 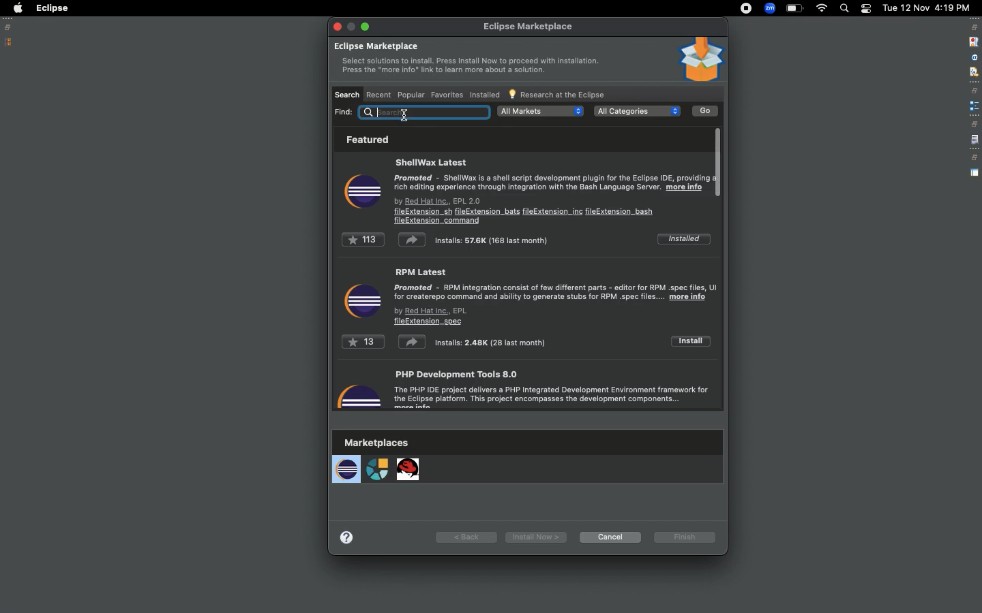 I want to click on restore, so click(x=975, y=91).